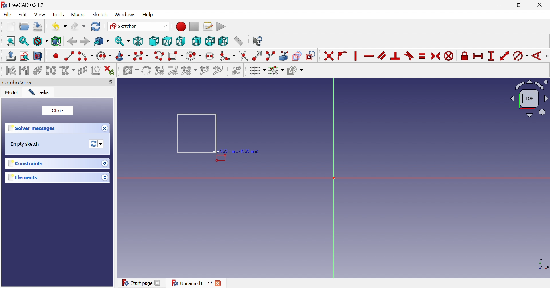  What do you see at coordinates (96, 26) in the screenshot?
I see `Refresh` at bounding box center [96, 26].